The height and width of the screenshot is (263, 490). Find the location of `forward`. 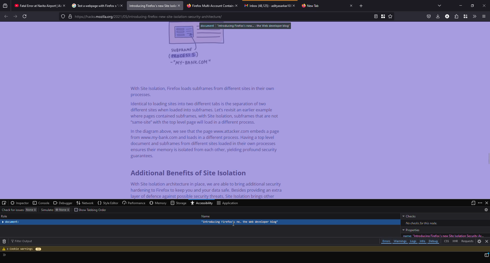

forward is located at coordinates (15, 16).